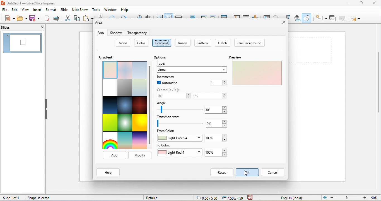 The width and height of the screenshot is (381, 201). Describe the element at coordinates (80, 9) in the screenshot. I see `slideshow` at that location.